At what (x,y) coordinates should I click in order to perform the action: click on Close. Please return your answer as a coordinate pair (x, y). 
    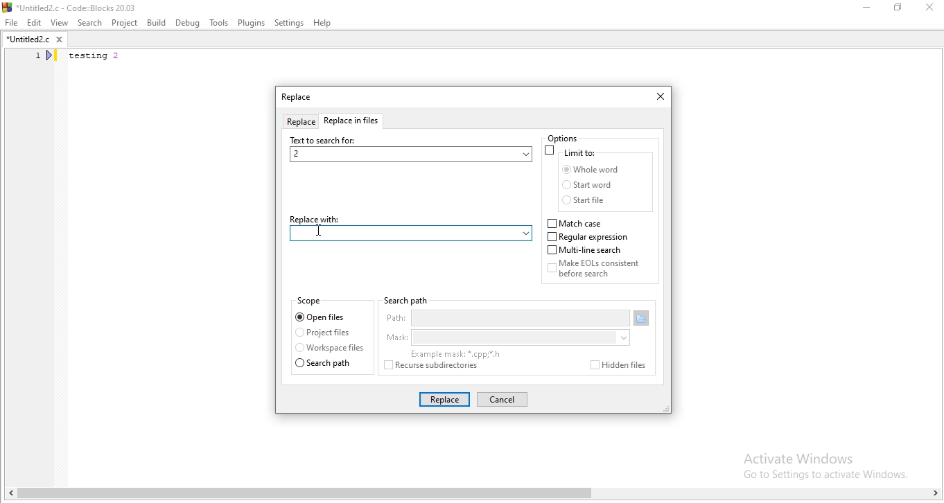
    Looking at the image, I should click on (931, 8).